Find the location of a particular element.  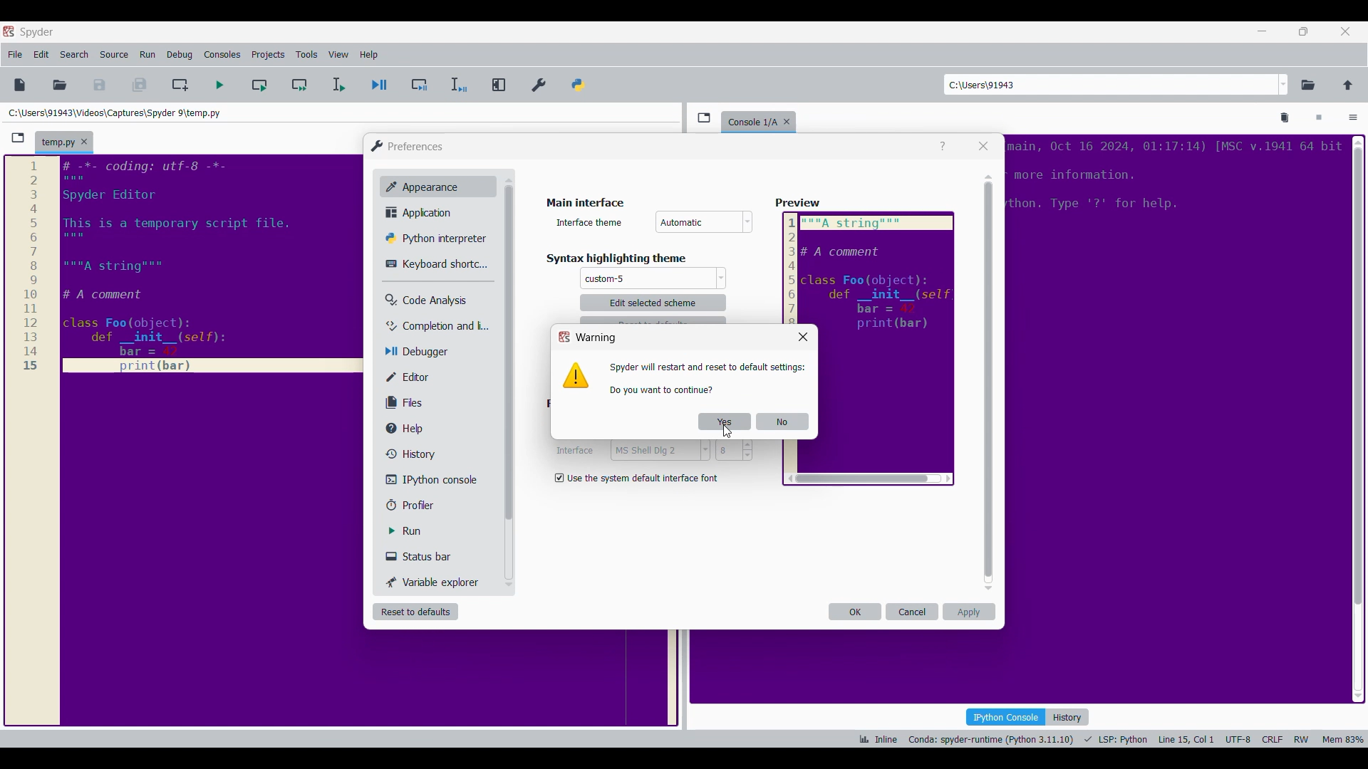

View menu is located at coordinates (339, 54).